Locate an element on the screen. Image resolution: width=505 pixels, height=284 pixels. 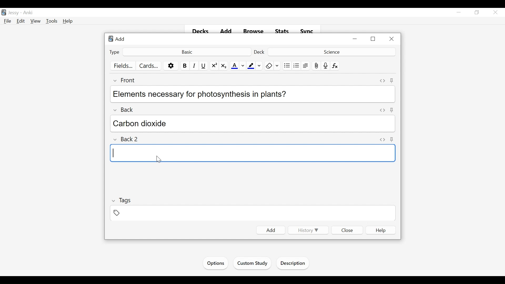
View is located at coordinates (36, 21).